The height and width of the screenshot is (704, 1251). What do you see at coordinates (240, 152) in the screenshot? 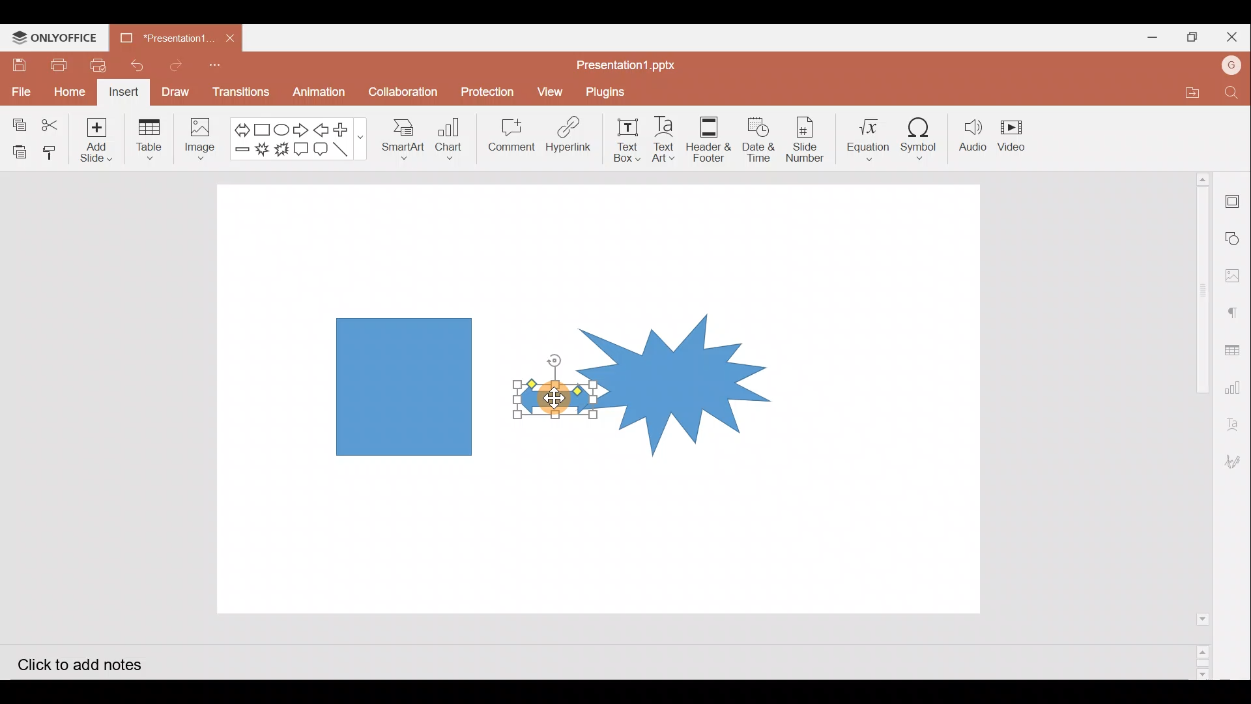
I see `Minus` at bounding box center [240, 152].